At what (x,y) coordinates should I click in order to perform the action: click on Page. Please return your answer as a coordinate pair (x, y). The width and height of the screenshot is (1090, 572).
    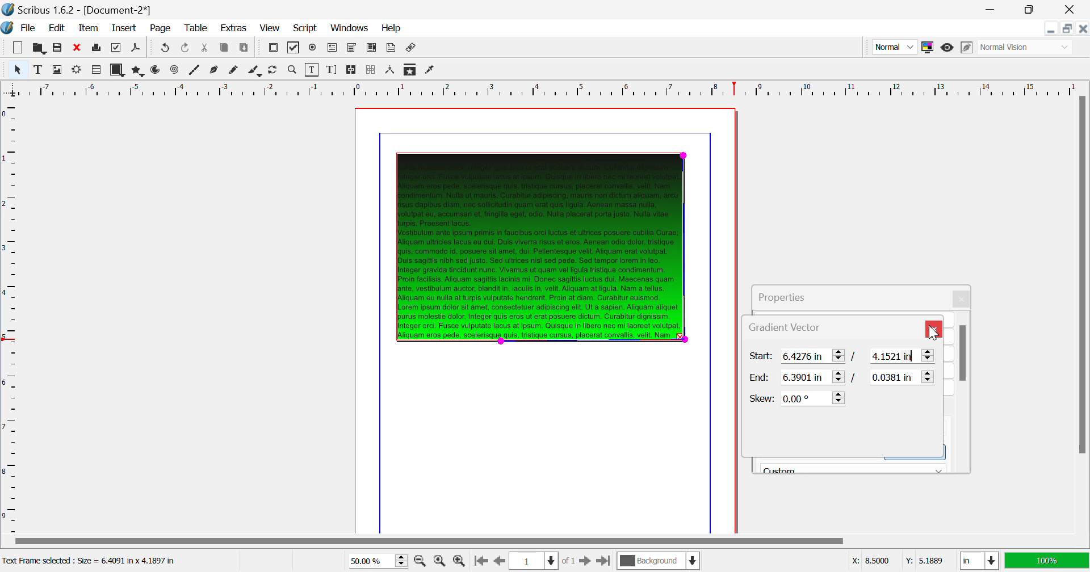
    Looking at the image, I should click on (160, 29).